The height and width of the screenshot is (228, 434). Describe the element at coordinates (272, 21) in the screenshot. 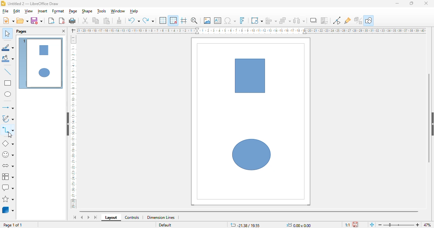

I see `align objects` at that location.